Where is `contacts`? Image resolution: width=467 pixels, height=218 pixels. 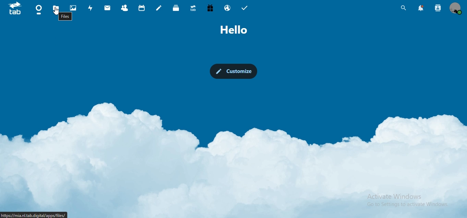 contacts is located at coordinates (127, 9).